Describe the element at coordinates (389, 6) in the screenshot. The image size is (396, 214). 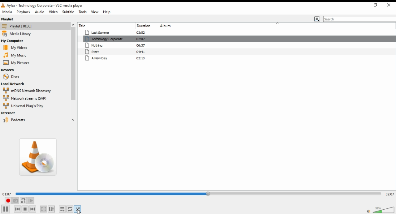
I see `close window` at that location.